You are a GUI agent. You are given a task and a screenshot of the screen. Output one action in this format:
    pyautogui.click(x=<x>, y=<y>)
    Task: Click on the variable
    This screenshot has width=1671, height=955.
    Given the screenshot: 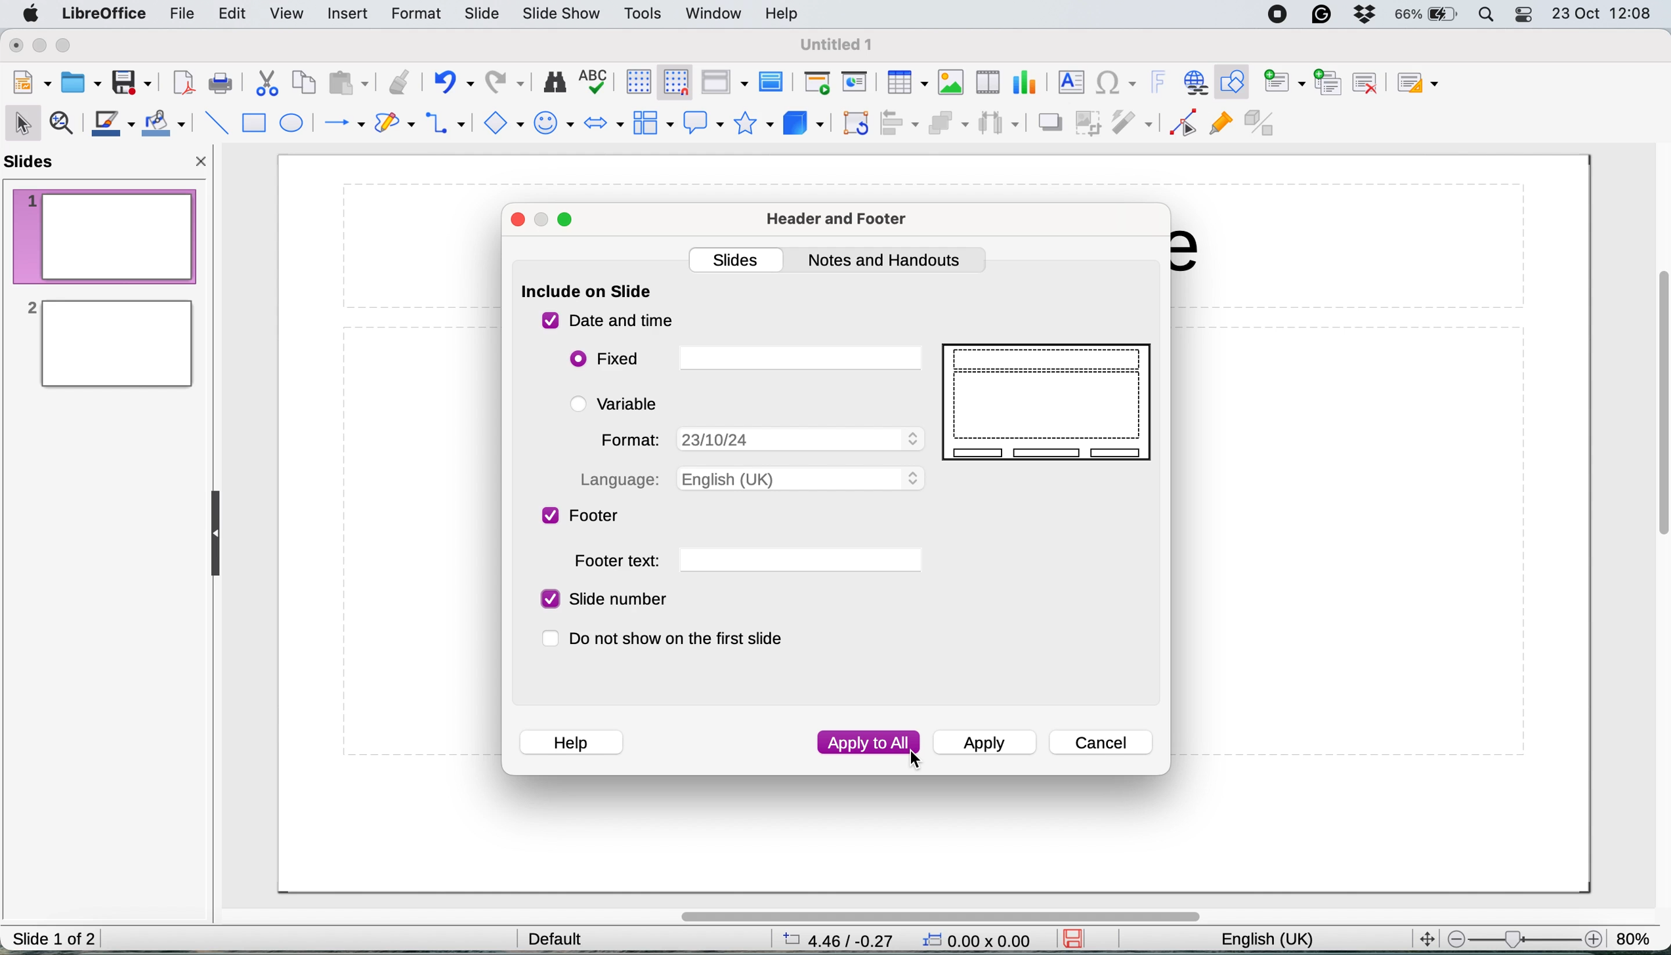 What is the action you would take?
    pyautogui.click(x=625, y=403)
    